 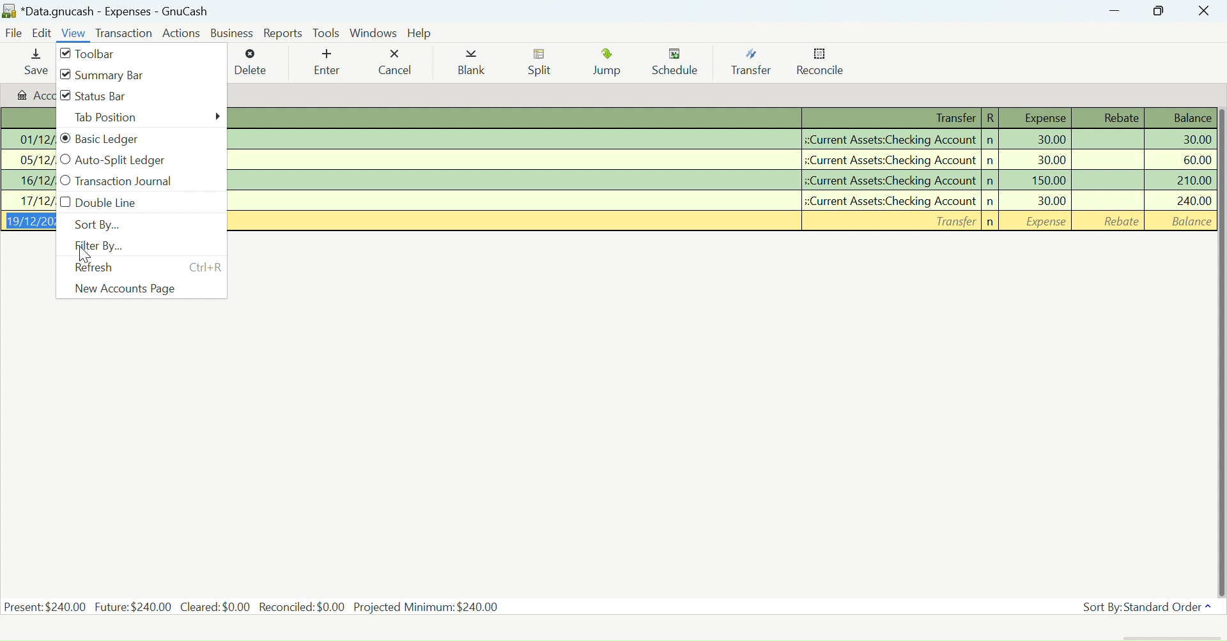 I want to click on Reconcile, so click(x=821, y=64).